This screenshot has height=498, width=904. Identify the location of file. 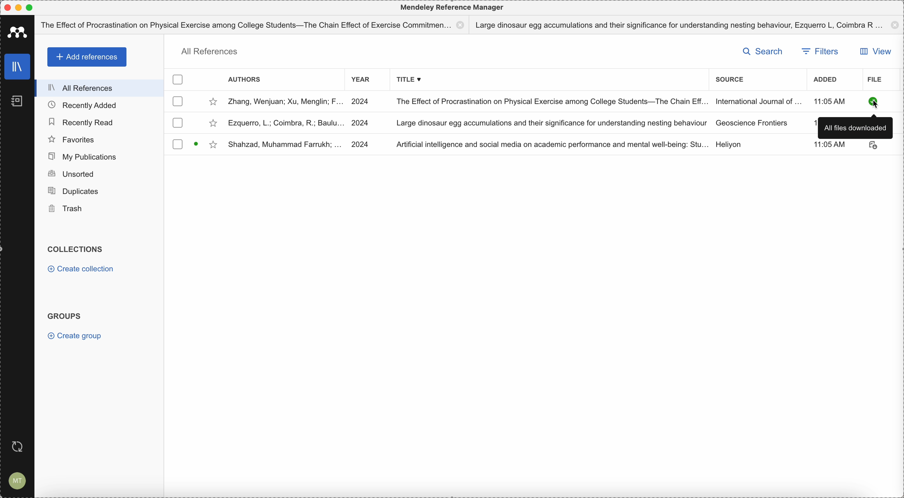
(875, 79).